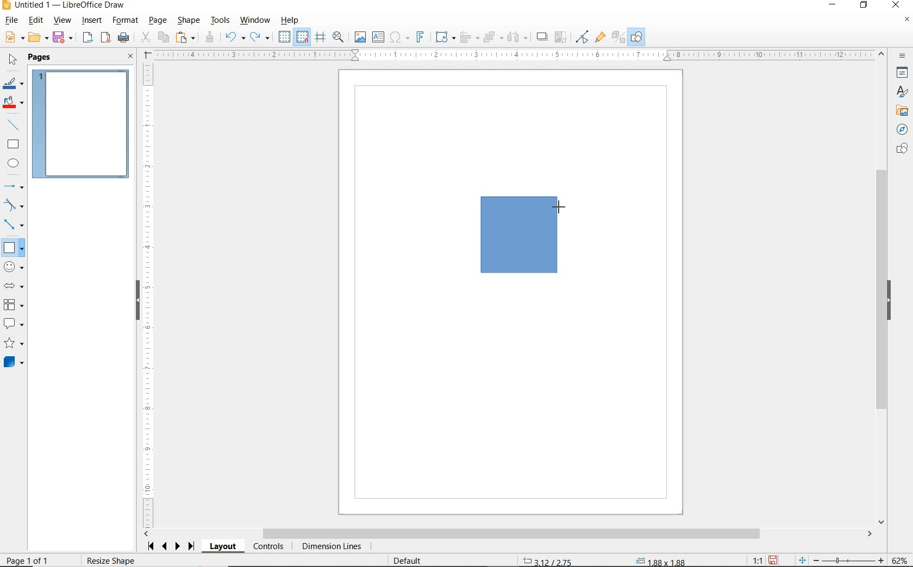 This screenshot has width=913, height=567. I want to click on ELLIPSE, so click(14, 163).